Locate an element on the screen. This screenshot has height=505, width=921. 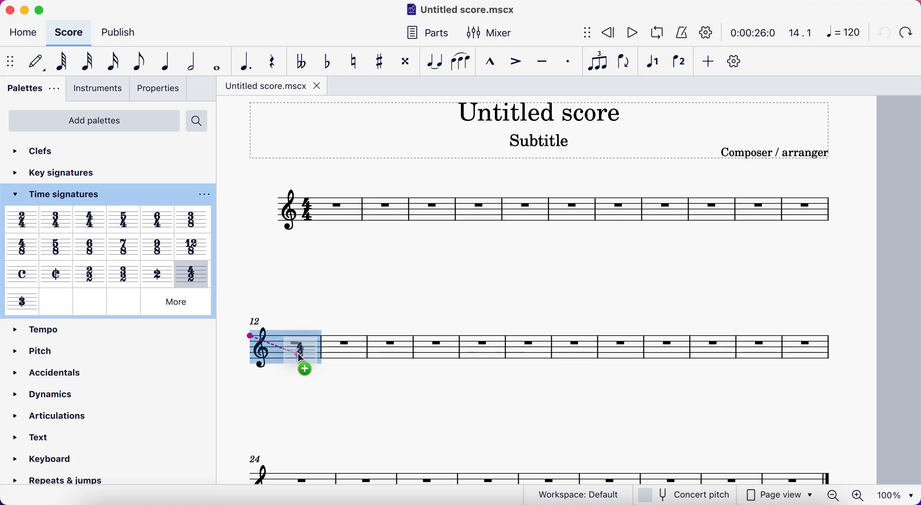
metronome is located at coordinates (679, 33).